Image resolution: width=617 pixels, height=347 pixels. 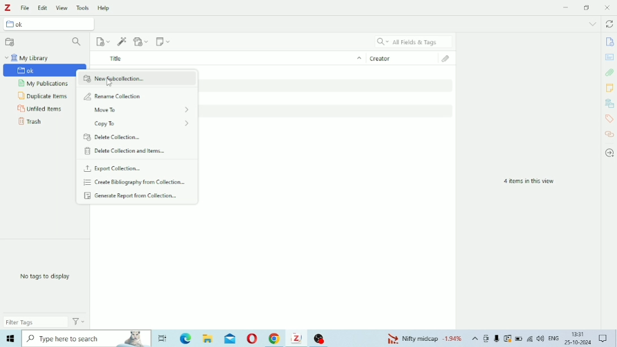 I want to click on Filter Collections, so click(x=78, y=42).